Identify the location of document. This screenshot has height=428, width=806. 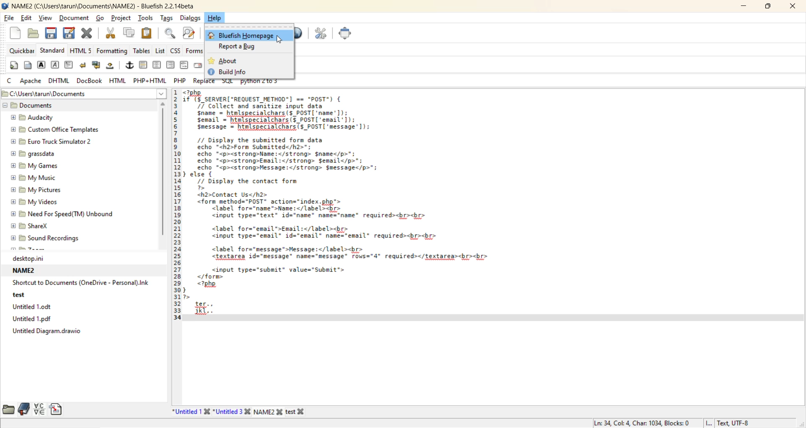
(75, 18).